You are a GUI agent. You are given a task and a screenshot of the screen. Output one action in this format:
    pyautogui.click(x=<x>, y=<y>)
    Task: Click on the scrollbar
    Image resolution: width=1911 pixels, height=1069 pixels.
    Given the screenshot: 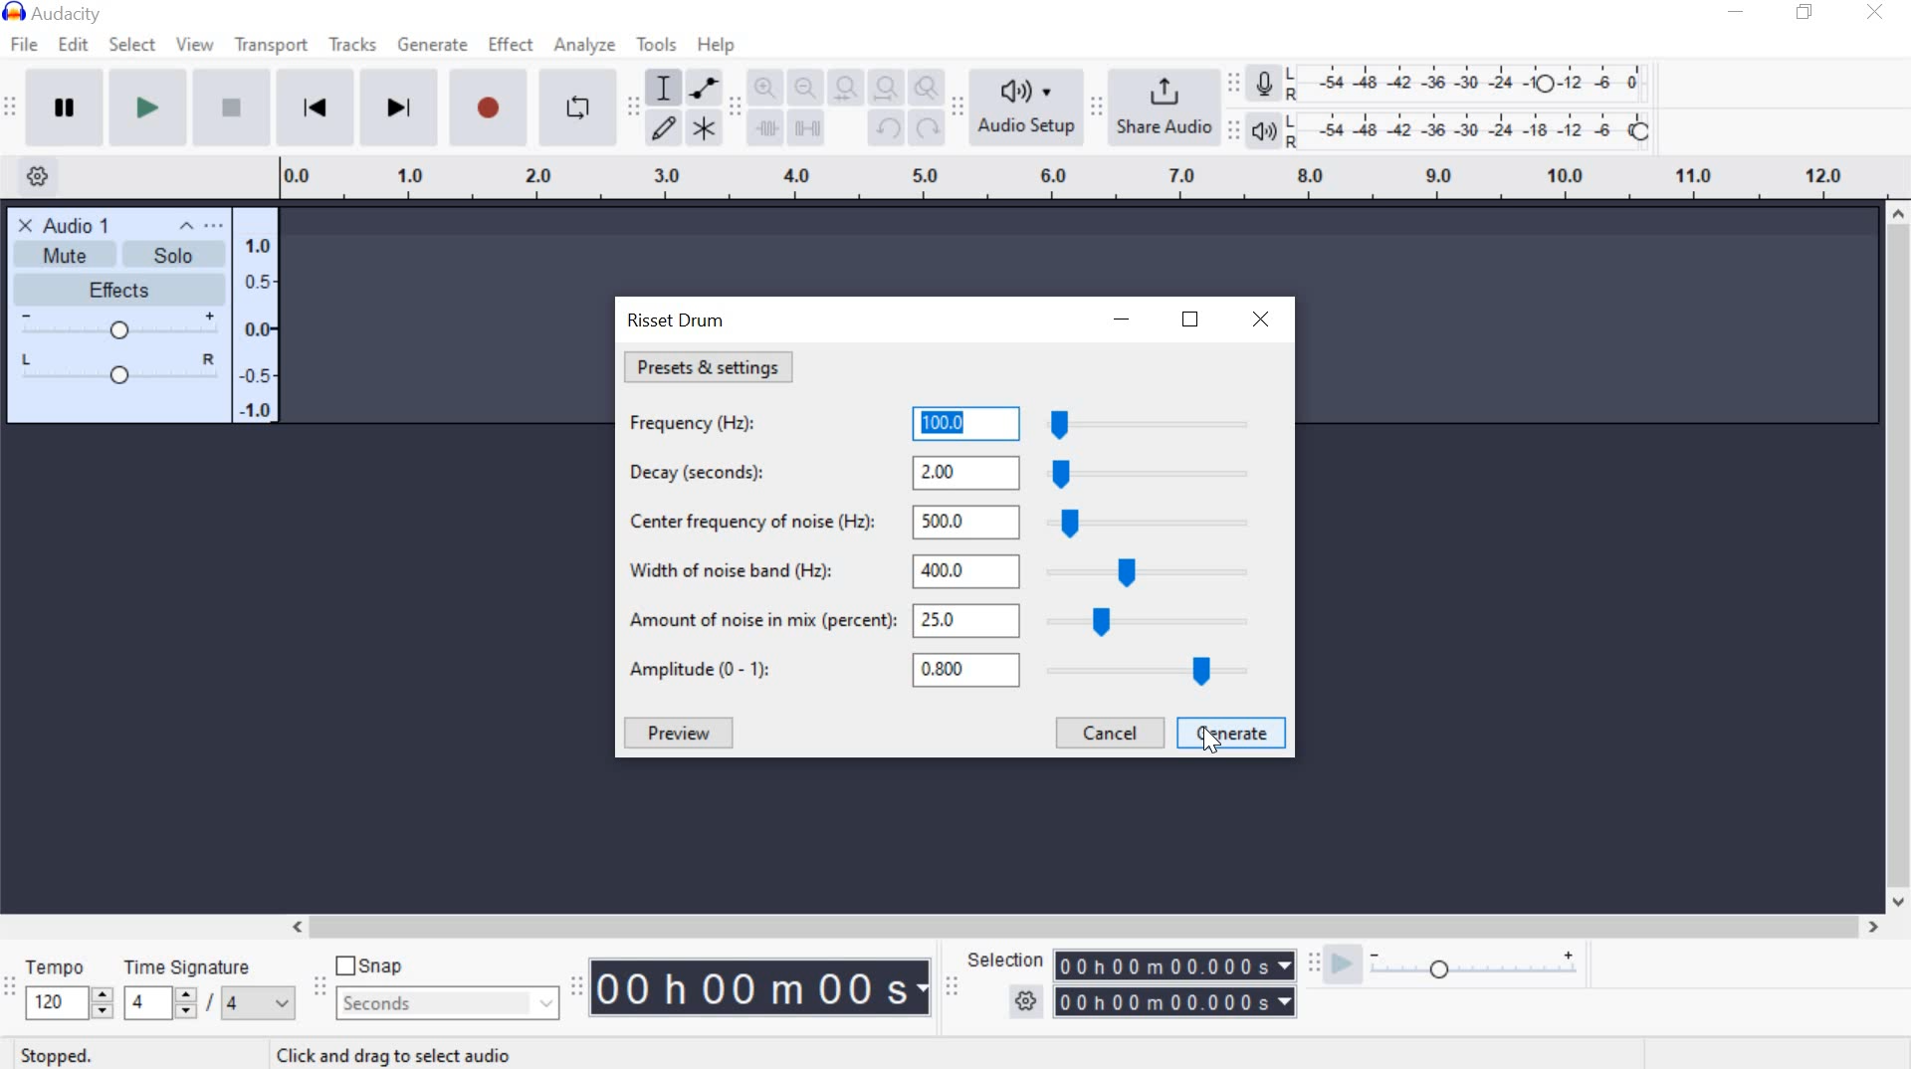 What is the action you would take?
    pyautogui.click(x=1899, y=559)
    